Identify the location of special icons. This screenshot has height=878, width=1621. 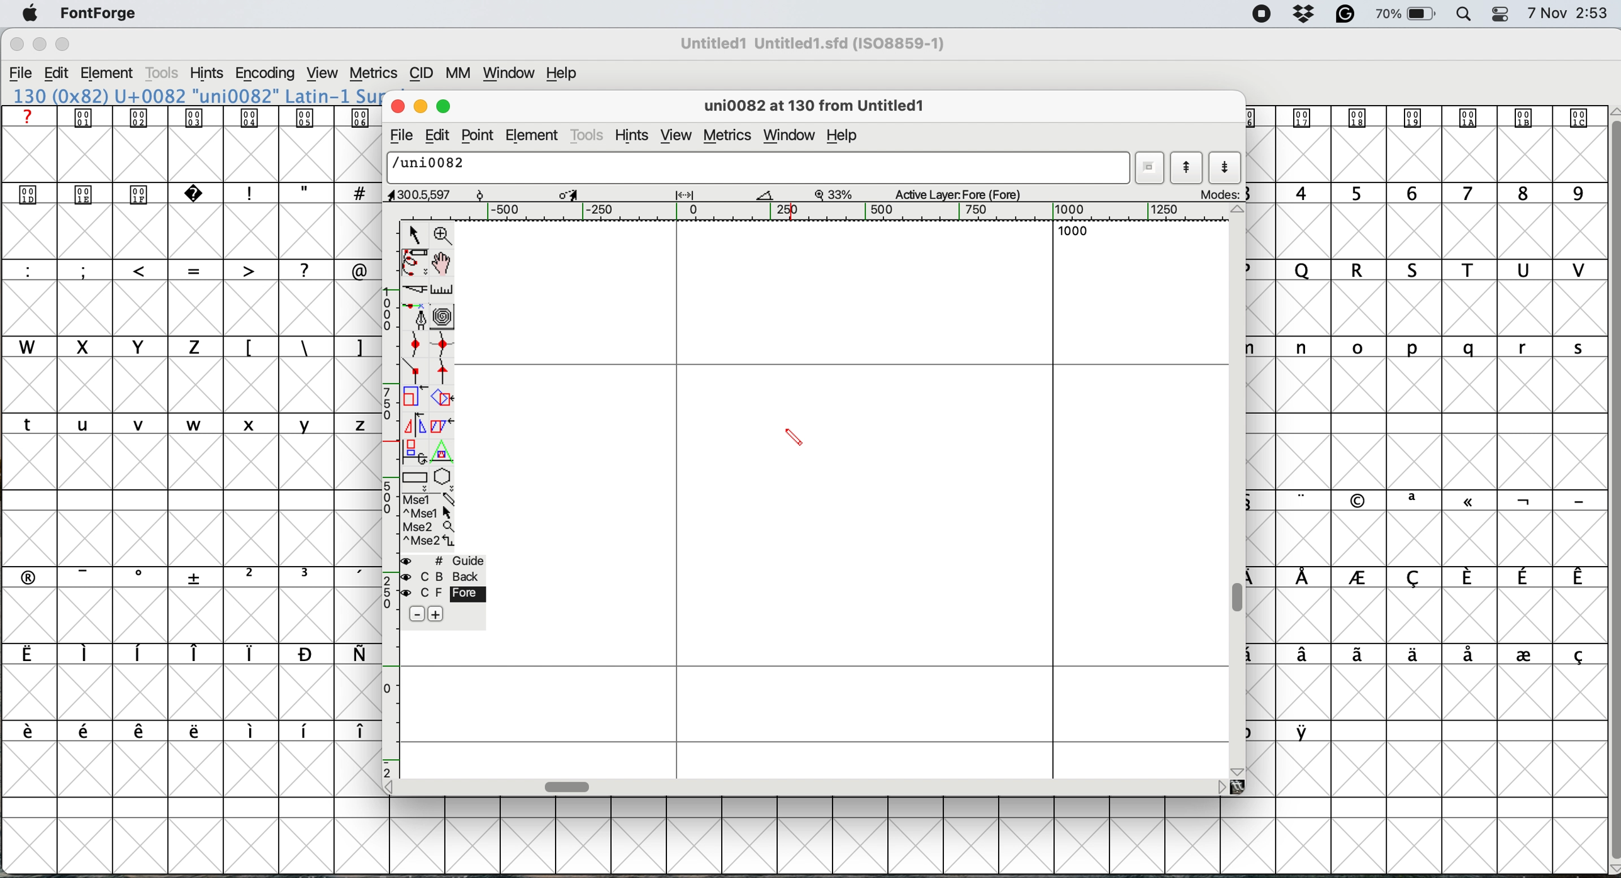
(192, 117).